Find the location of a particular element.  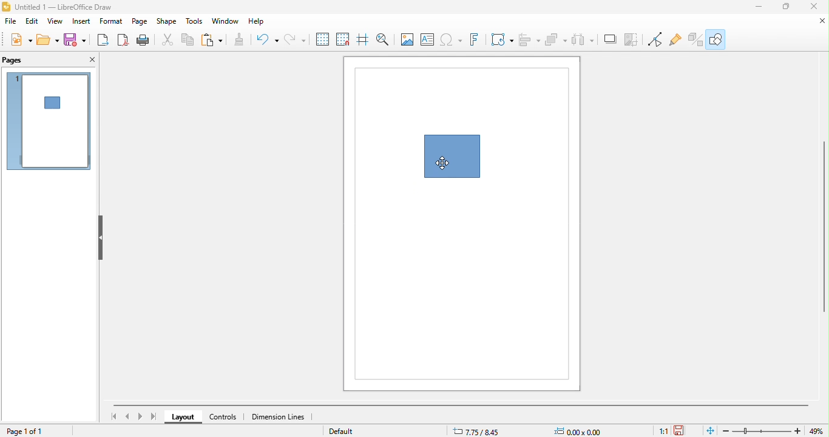

logo is located at coordinates (7, 7).